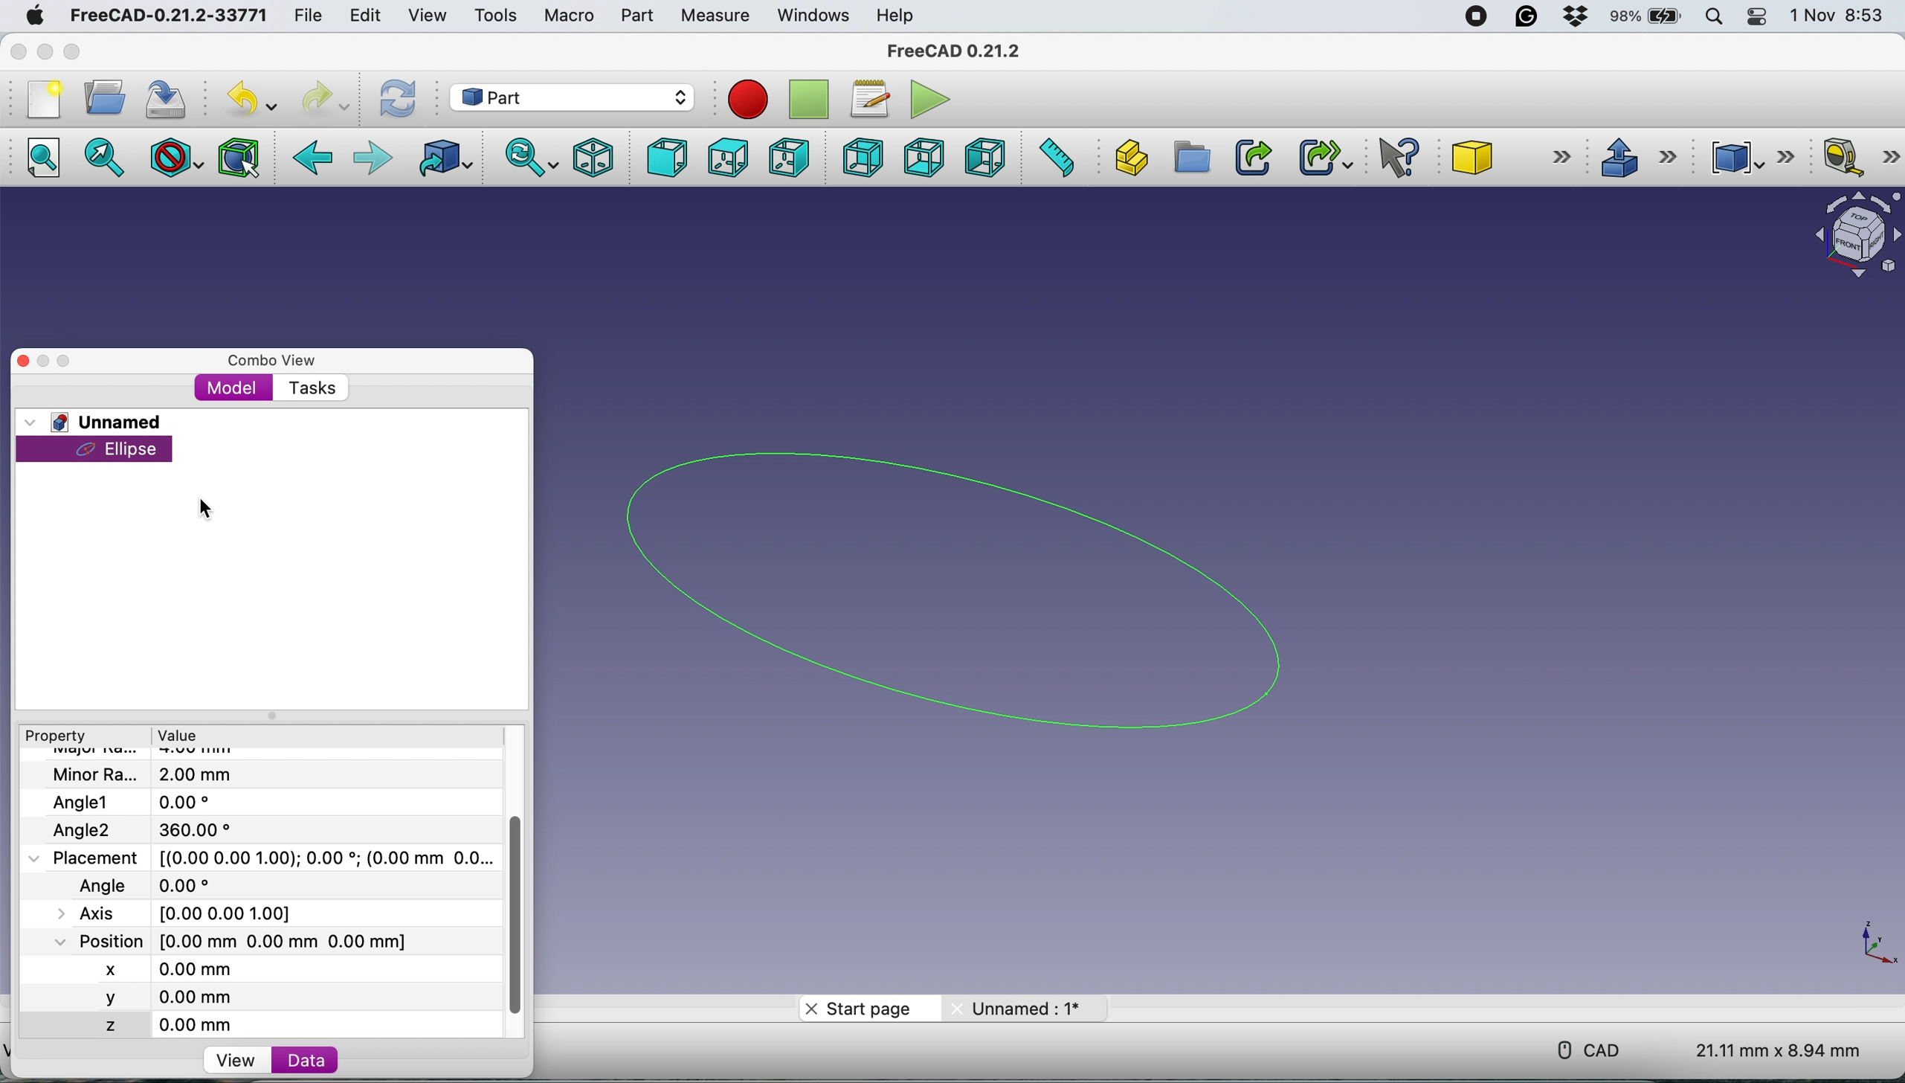 Image resolution: width=1905 pixels, height=1083 pixels. What do you see at coordinates (372, 158) in the screenshot?
I see `foward` at bounding box center [372, 158].